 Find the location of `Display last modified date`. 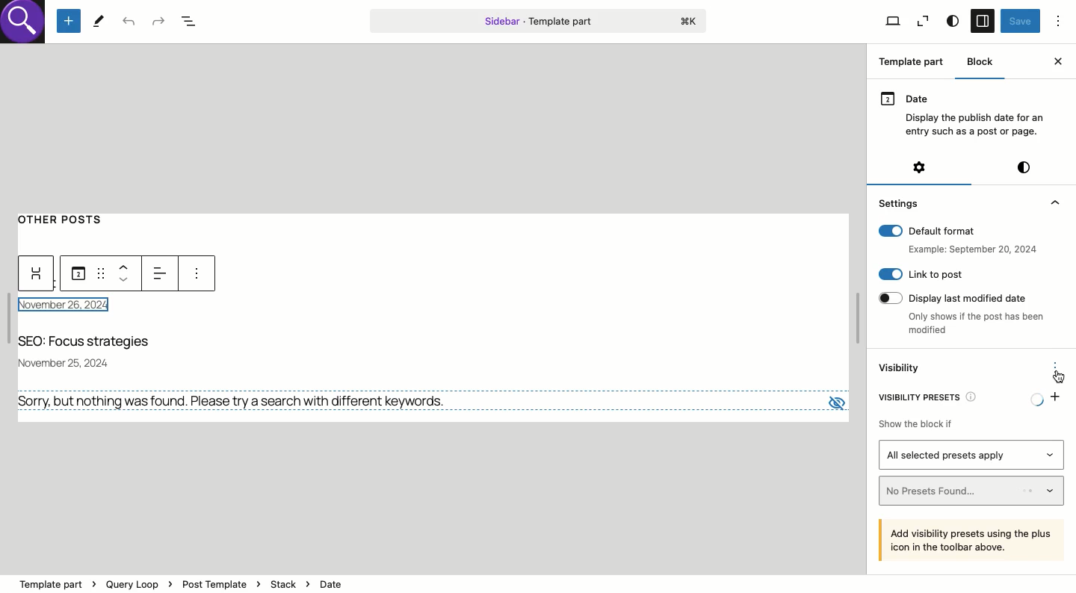

Display last modified date is located at coordinates (960, 296).